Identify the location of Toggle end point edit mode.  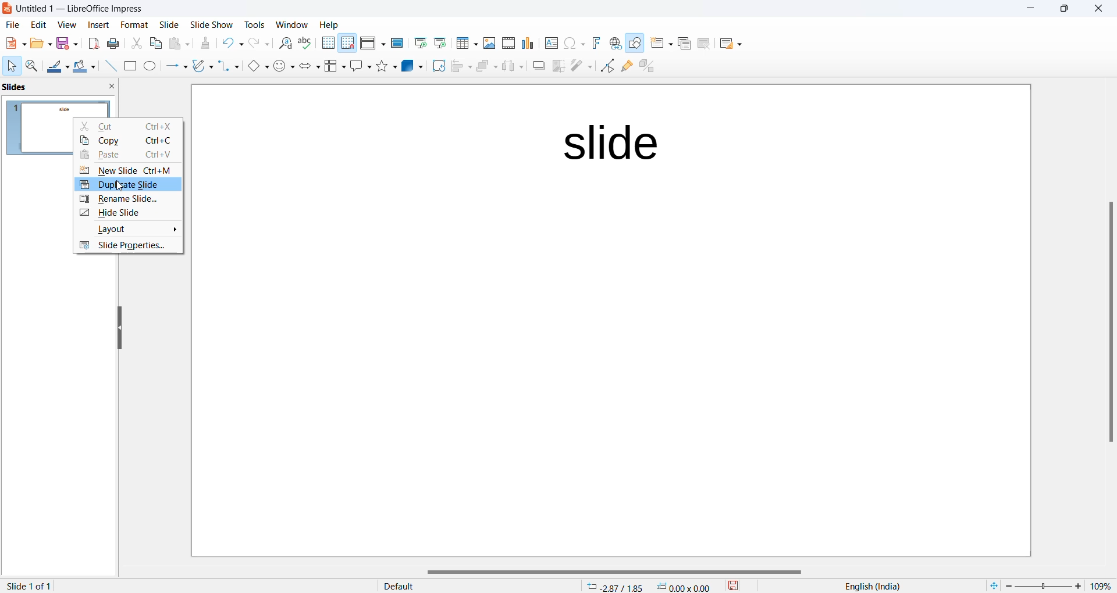
(606, 66).